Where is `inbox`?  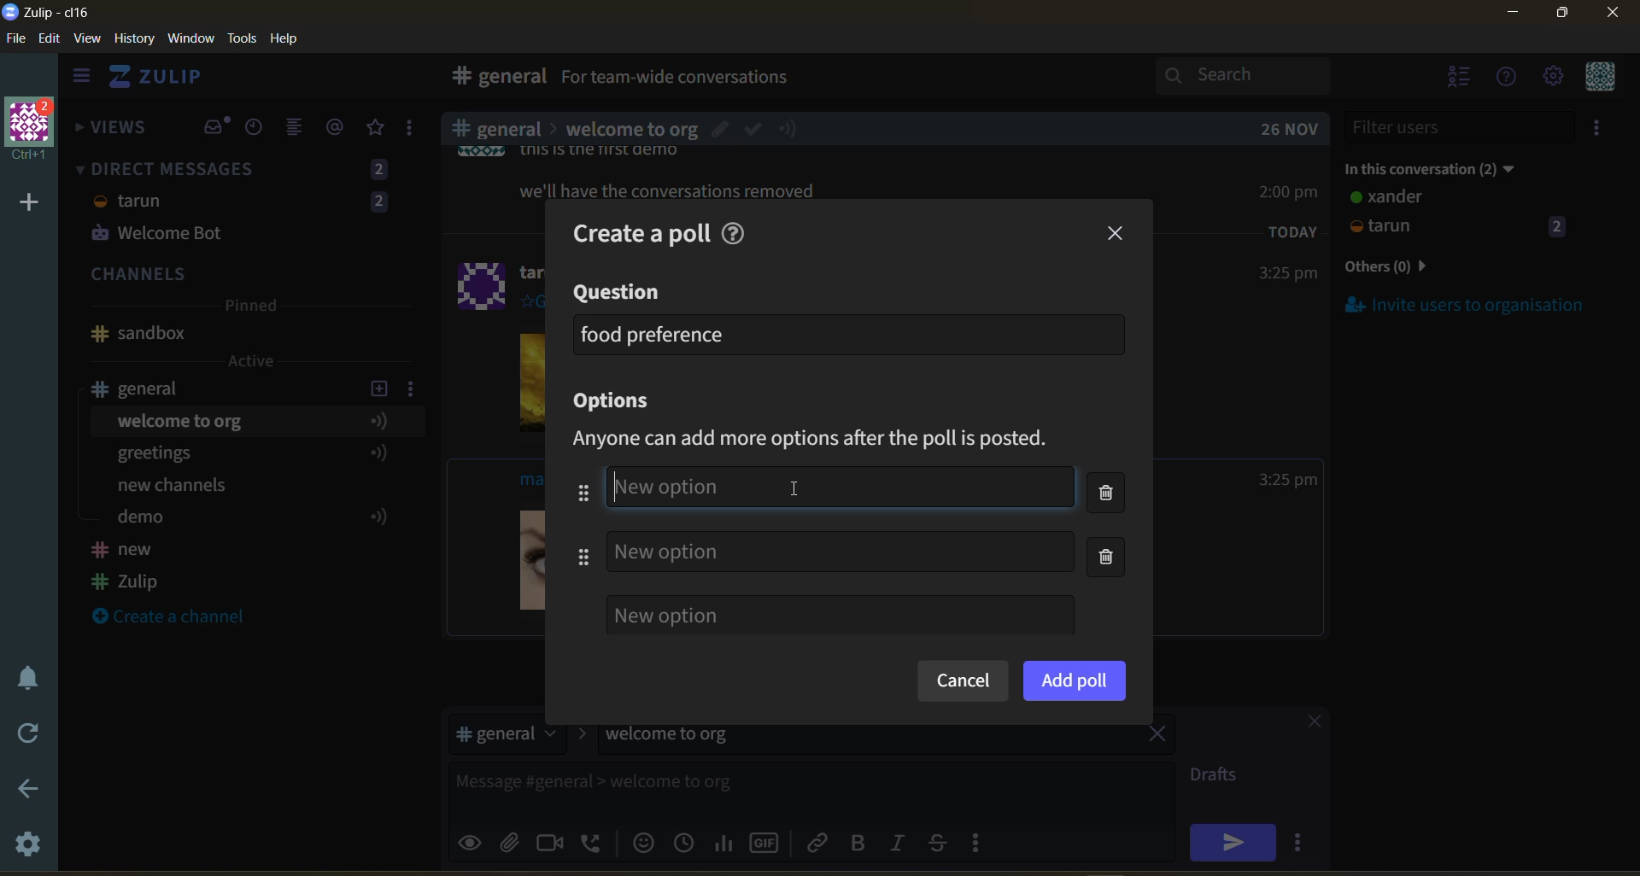 inbox is located at coordinates (495, 79).